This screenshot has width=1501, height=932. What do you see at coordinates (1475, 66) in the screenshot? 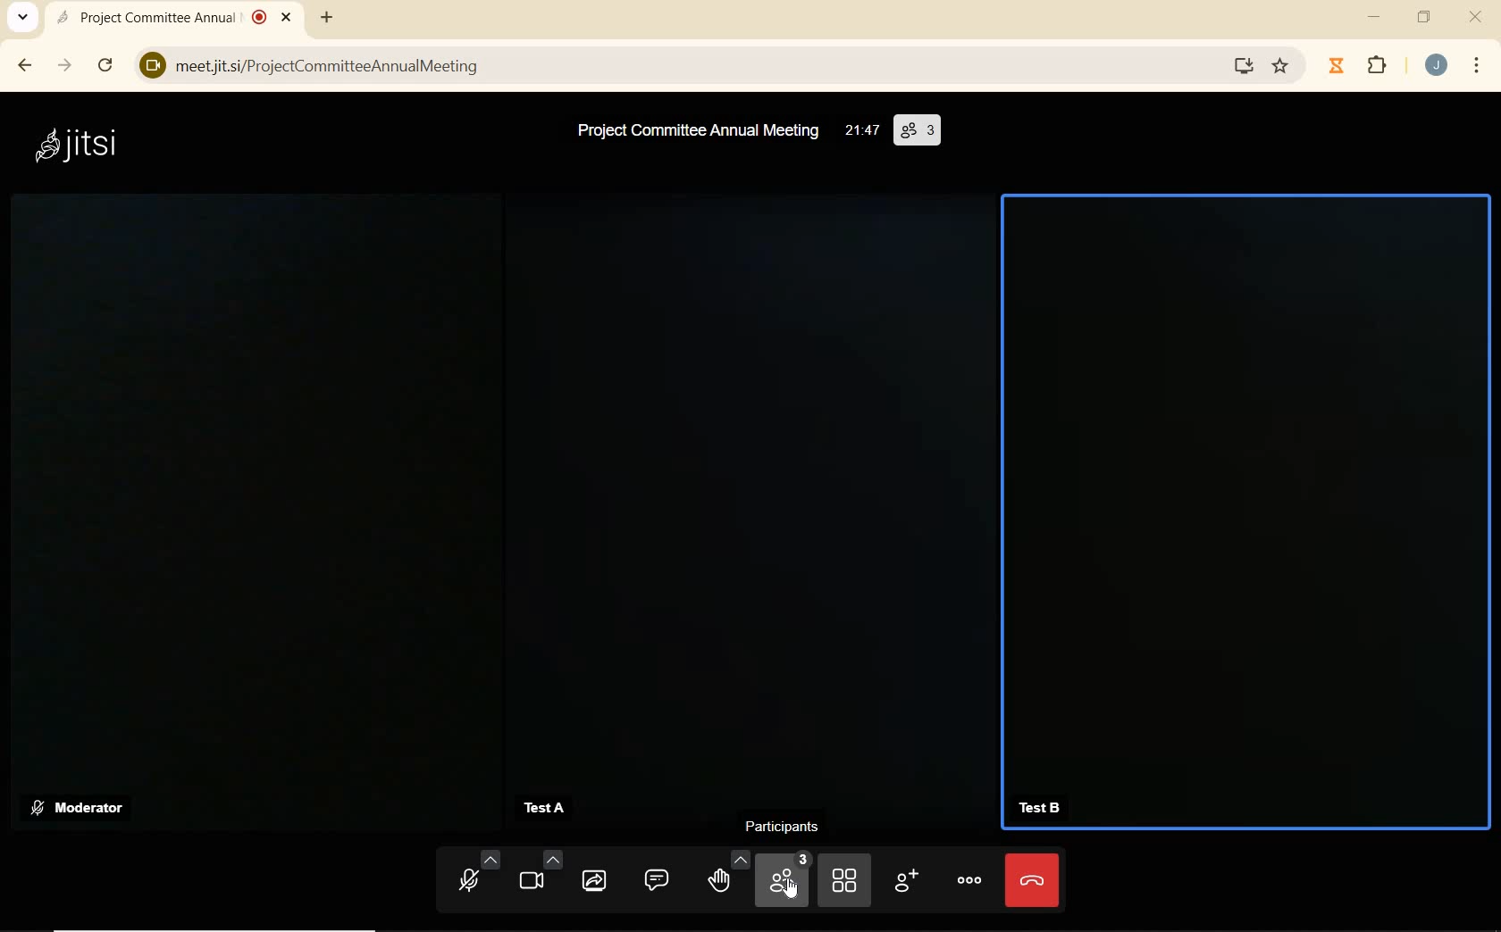
I see `CUSTOMIZE GOOGLE CHROME` at bounding box center [1475, 66].